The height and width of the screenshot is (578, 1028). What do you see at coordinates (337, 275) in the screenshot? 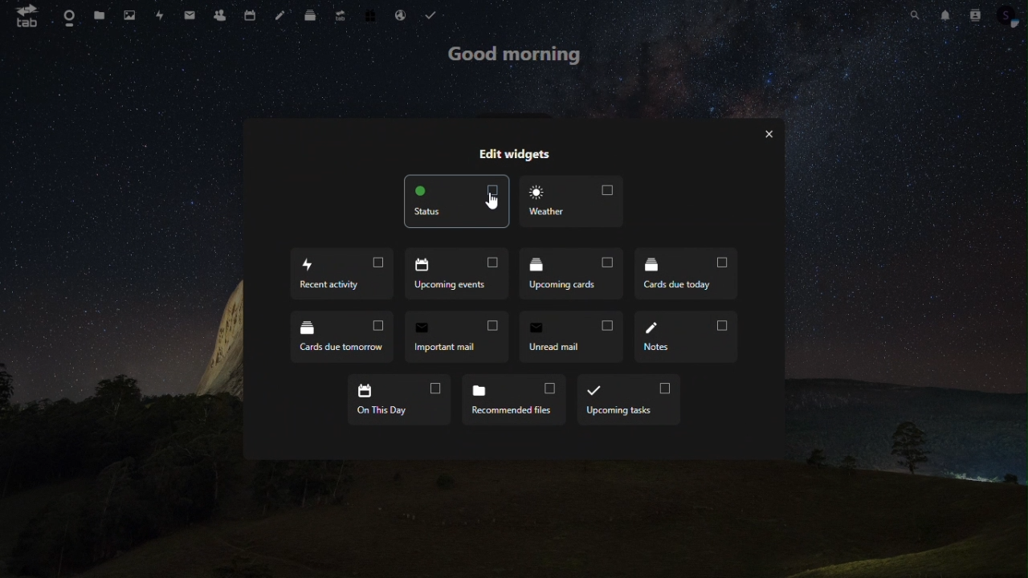
I see `recent acticity` at bounding box center [337, 275].